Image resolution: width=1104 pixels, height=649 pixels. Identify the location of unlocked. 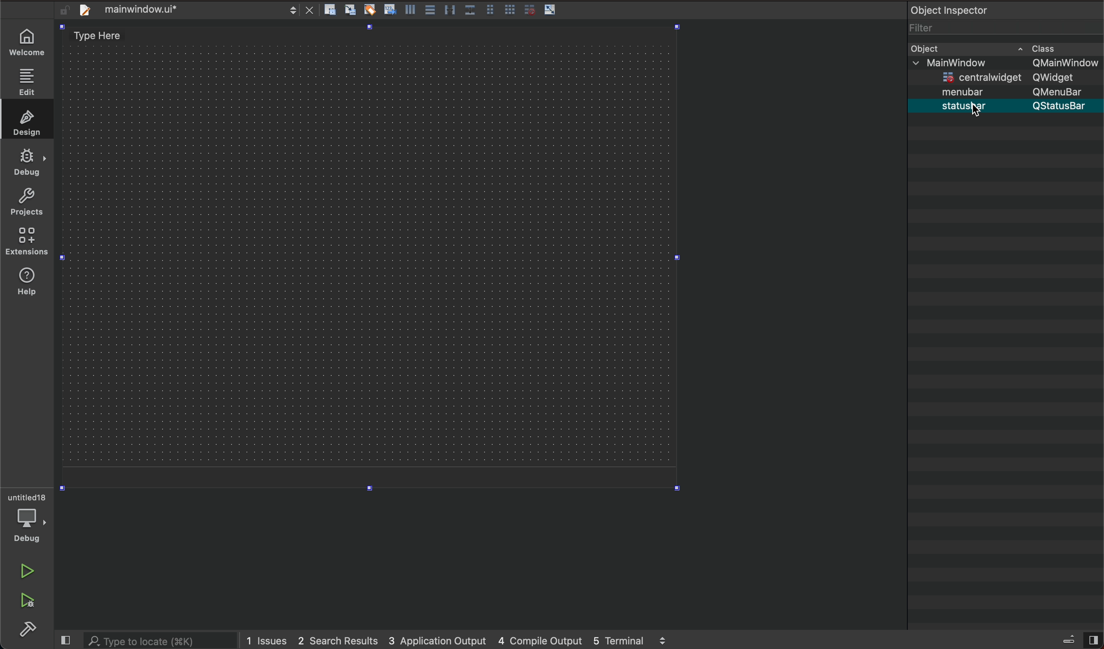
(62, 10).